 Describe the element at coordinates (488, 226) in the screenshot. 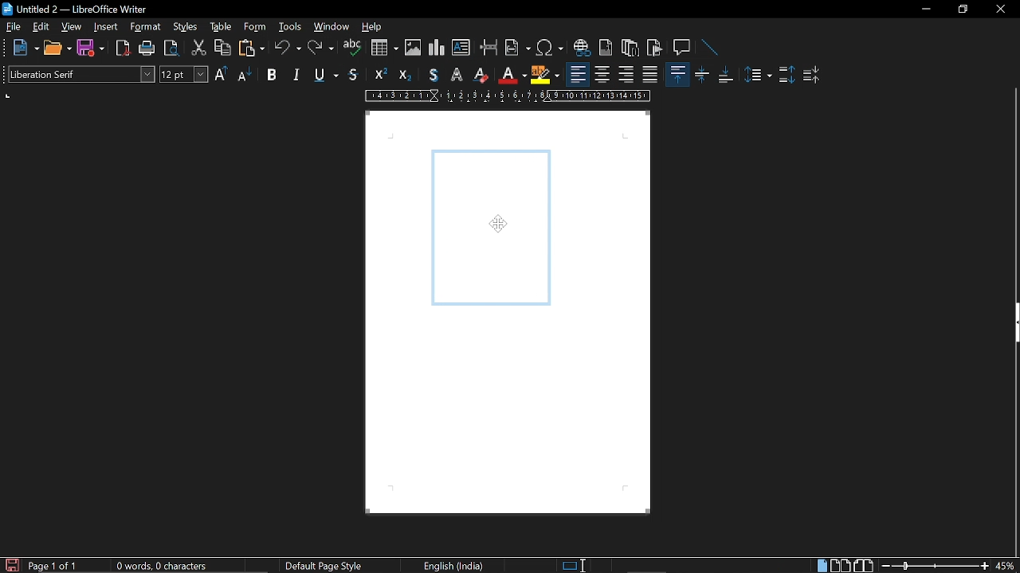

I see `shape` at that location.